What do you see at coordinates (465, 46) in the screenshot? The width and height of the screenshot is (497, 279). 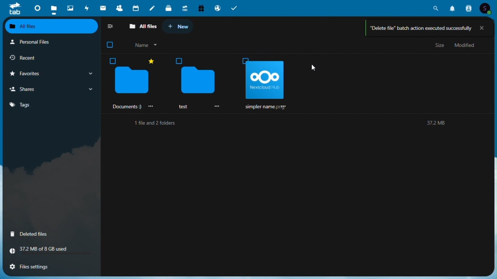 I see `Modified` at bounding box center [465, 46].